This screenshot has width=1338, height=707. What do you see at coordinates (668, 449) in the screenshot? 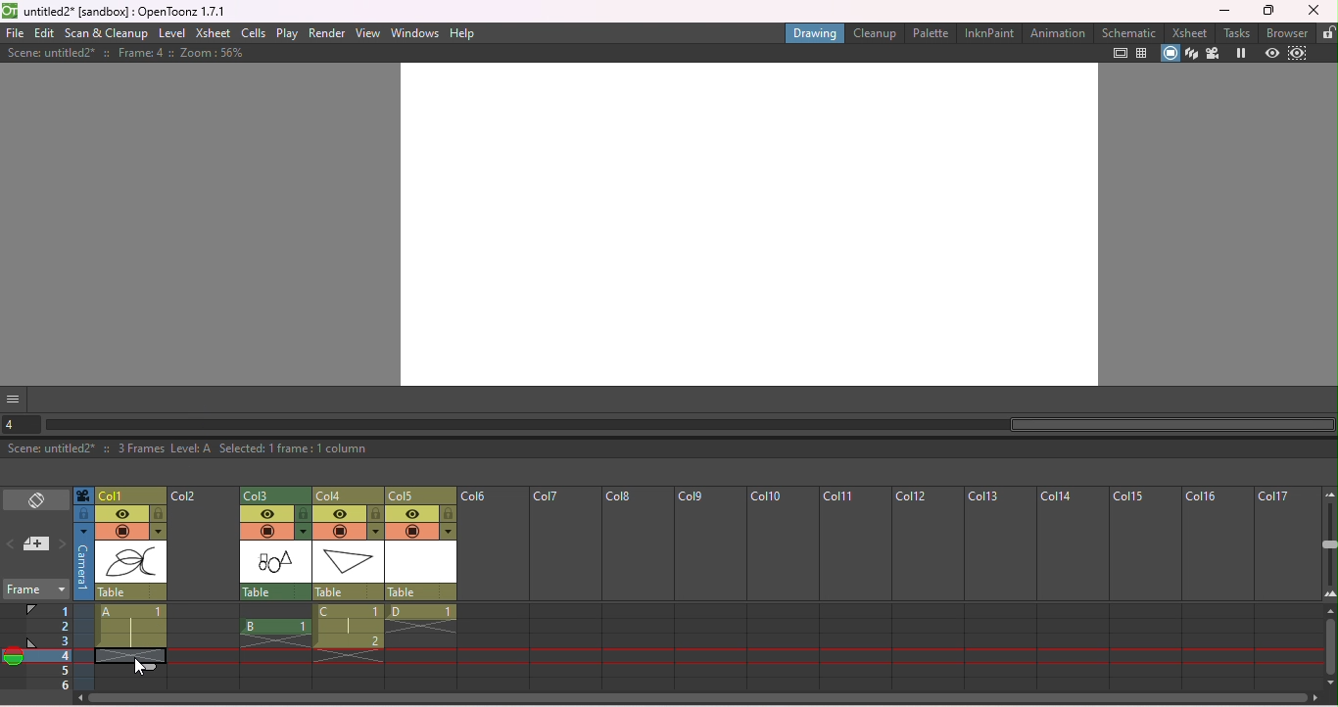
I see `Scene: untitled2* :: 3 Frames Level: A Selected: 1 frame: 1 column` at bounding box center [668, 449].